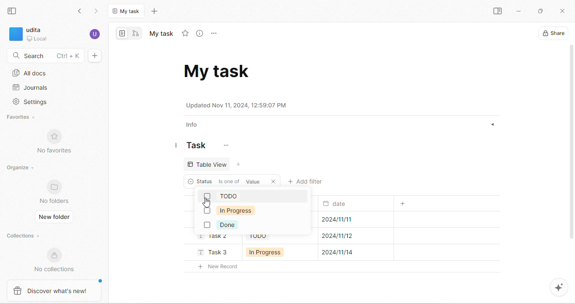 This screenshot has width=575, height=304. Describe the element at coordinates (240, 165) in the screenshot. I see `add view` at that location.